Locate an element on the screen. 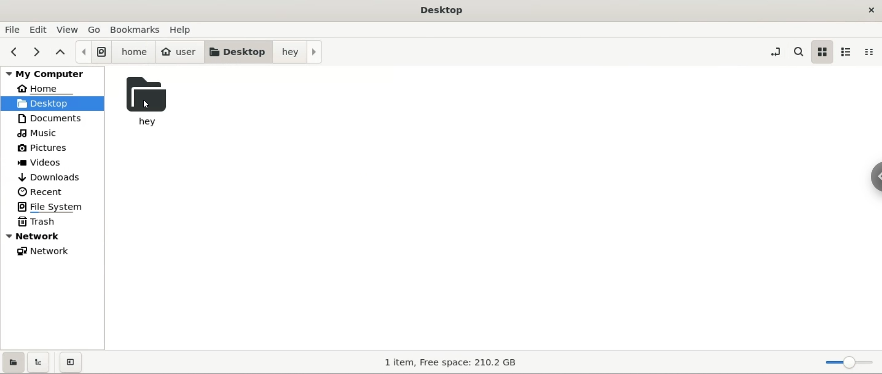  icon view is located at coordinates (823, 51).